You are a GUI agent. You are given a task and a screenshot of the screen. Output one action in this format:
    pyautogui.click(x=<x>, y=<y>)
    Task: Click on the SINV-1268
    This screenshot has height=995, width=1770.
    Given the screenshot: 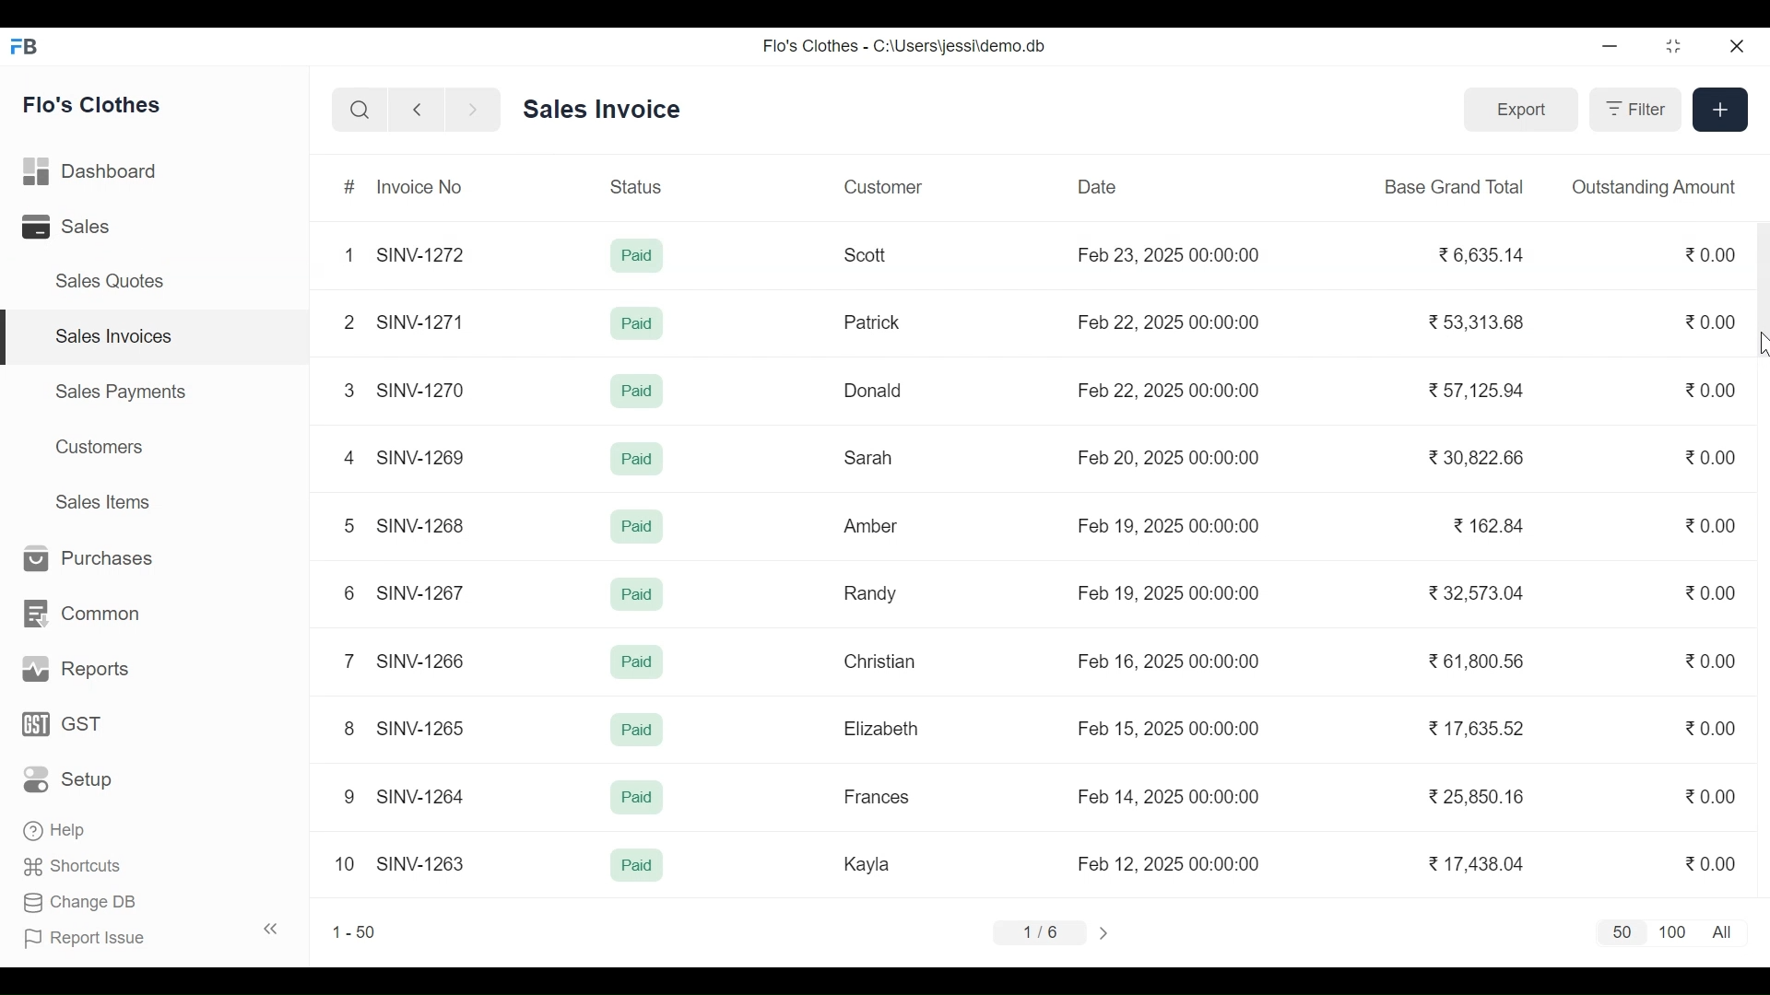 What is the action you would take?
    pyautogui.click(x=423, y=524)
    